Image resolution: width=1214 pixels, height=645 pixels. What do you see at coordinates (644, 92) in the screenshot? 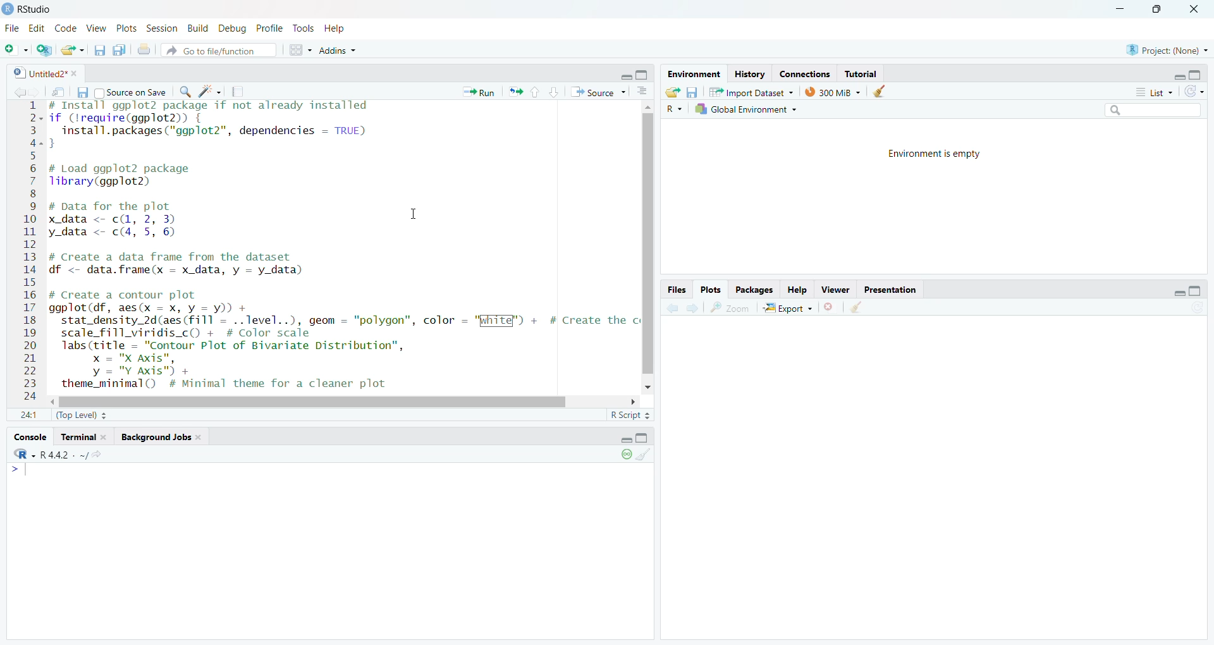
I see `show document outline` at bounding box center [644, 92].